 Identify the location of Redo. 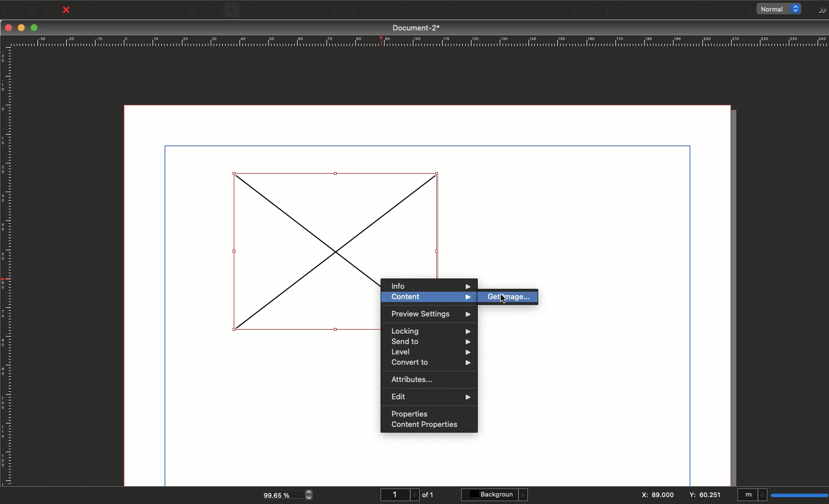
(158, 11).